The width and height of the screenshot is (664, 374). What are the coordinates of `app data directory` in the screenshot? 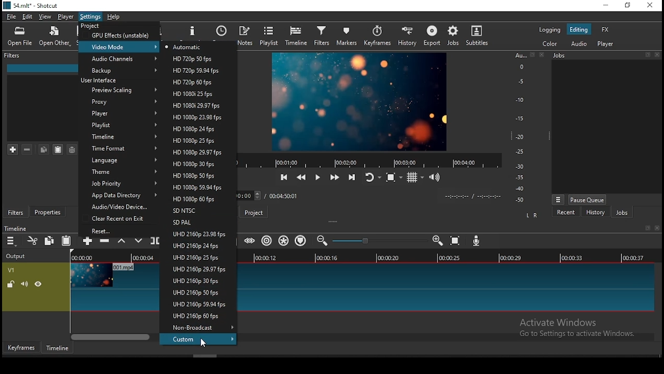 It's located at (119, 196).